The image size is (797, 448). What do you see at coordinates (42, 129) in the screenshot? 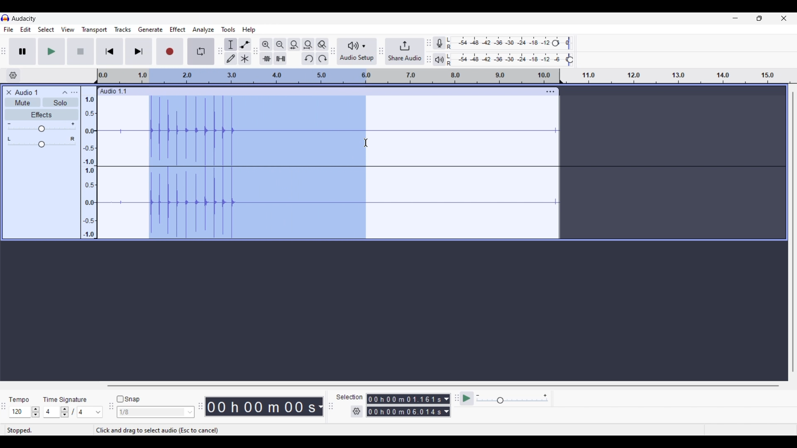
I see `Gain` at bounding box center [42, 129].